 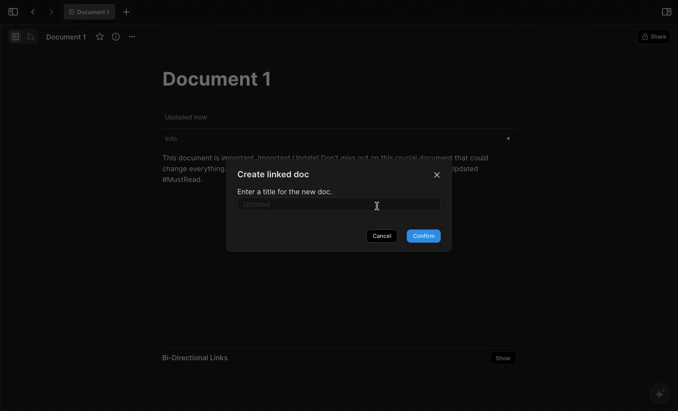 What do you see at coordinates (287, 191) in the screenshot?
I see `Enter a title for the new doc` at bounding box center [287, 191].